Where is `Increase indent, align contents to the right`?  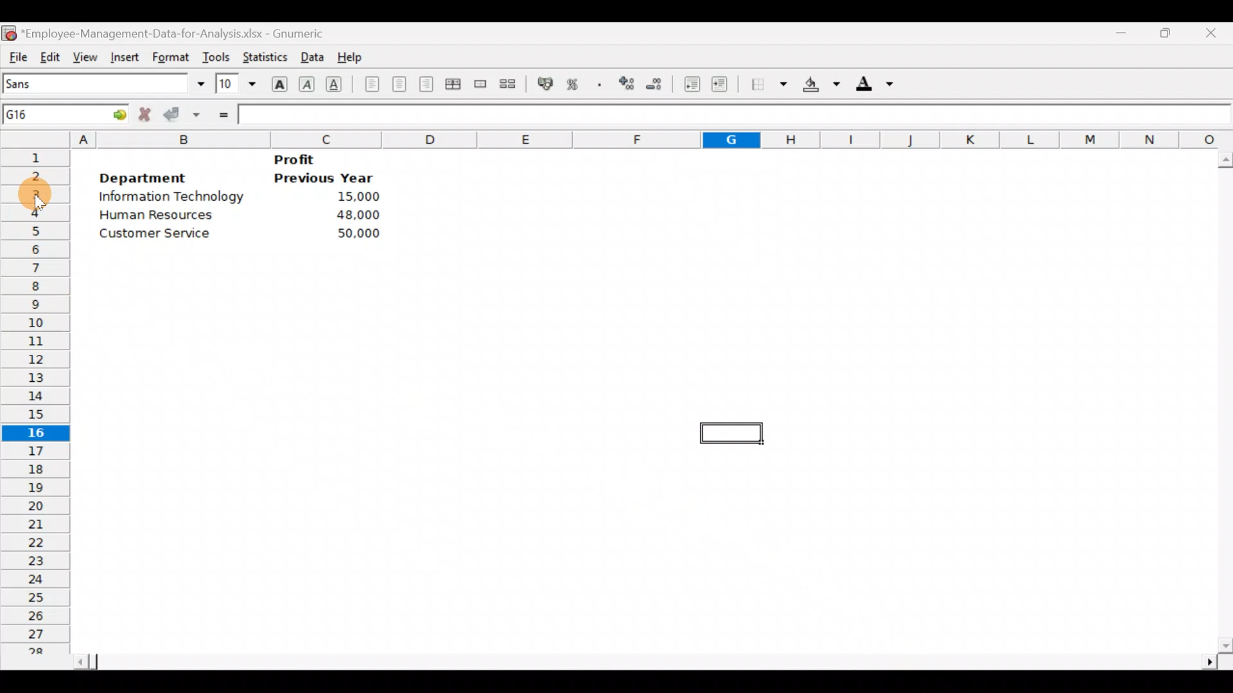 Increase indent, align contents to the right is located at coordinates (722, 85).